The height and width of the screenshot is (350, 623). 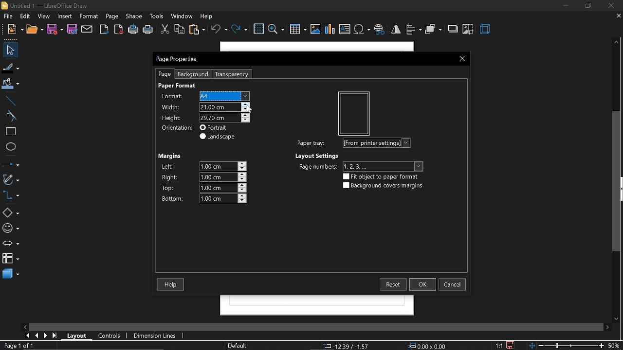 What do you see at coordinates (37, 336) in the screenshot?
I see `previous page` at bounding box center [37, 336].